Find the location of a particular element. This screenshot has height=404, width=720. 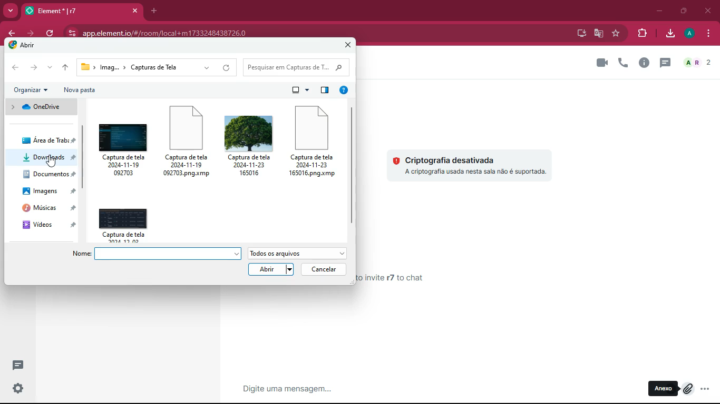

up is located at coordinates (66, 67).